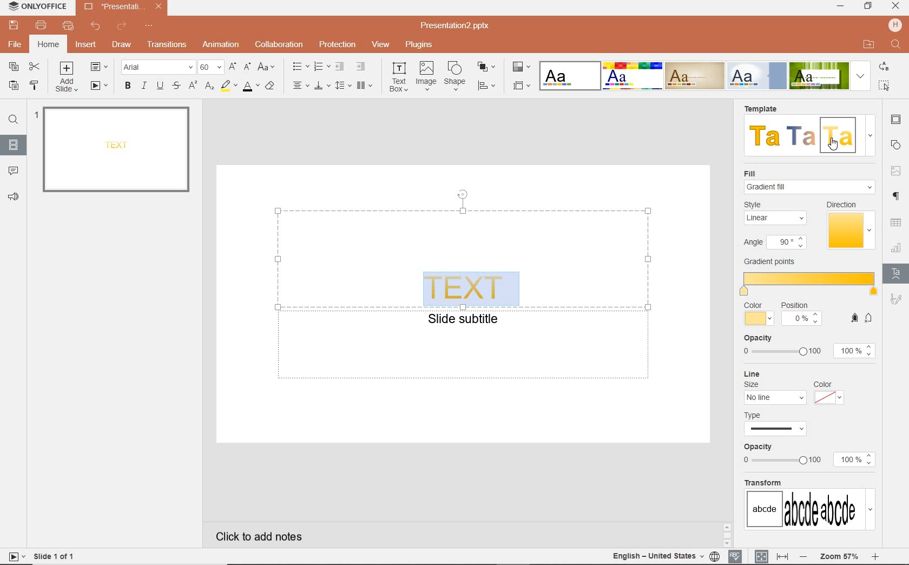  Describe the element at coordinates (895, 147) in the screenshot. I see `SHAPE SETTINGS` at that location.